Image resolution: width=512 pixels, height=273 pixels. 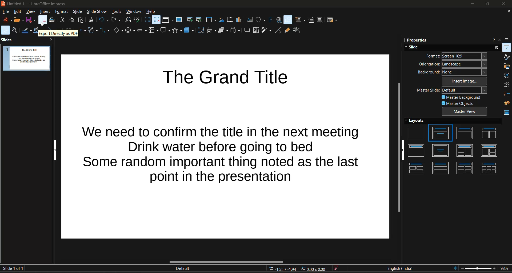 I want to click on fit slide to current window, so click(x=454, y=269).